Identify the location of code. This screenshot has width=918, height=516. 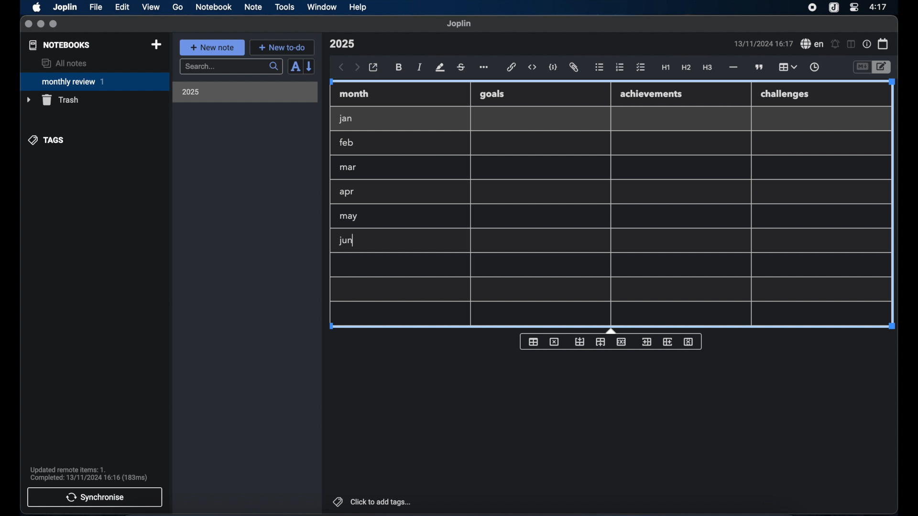
(553, 68).